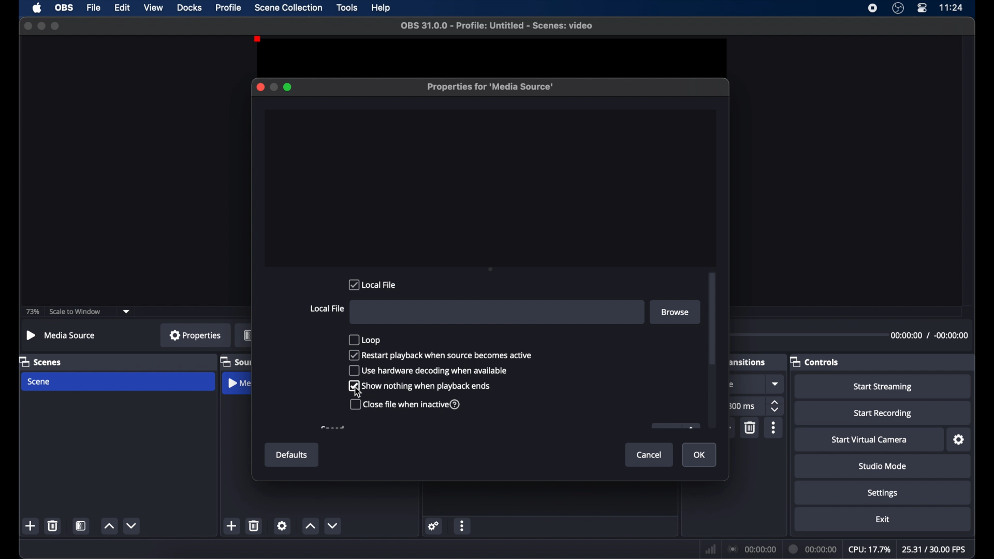 This screenshot has height=559, width=994. What do you see at coordinates (81, 525) in the screenshot?
I see `scene filters` at bounding box center [81, 525].